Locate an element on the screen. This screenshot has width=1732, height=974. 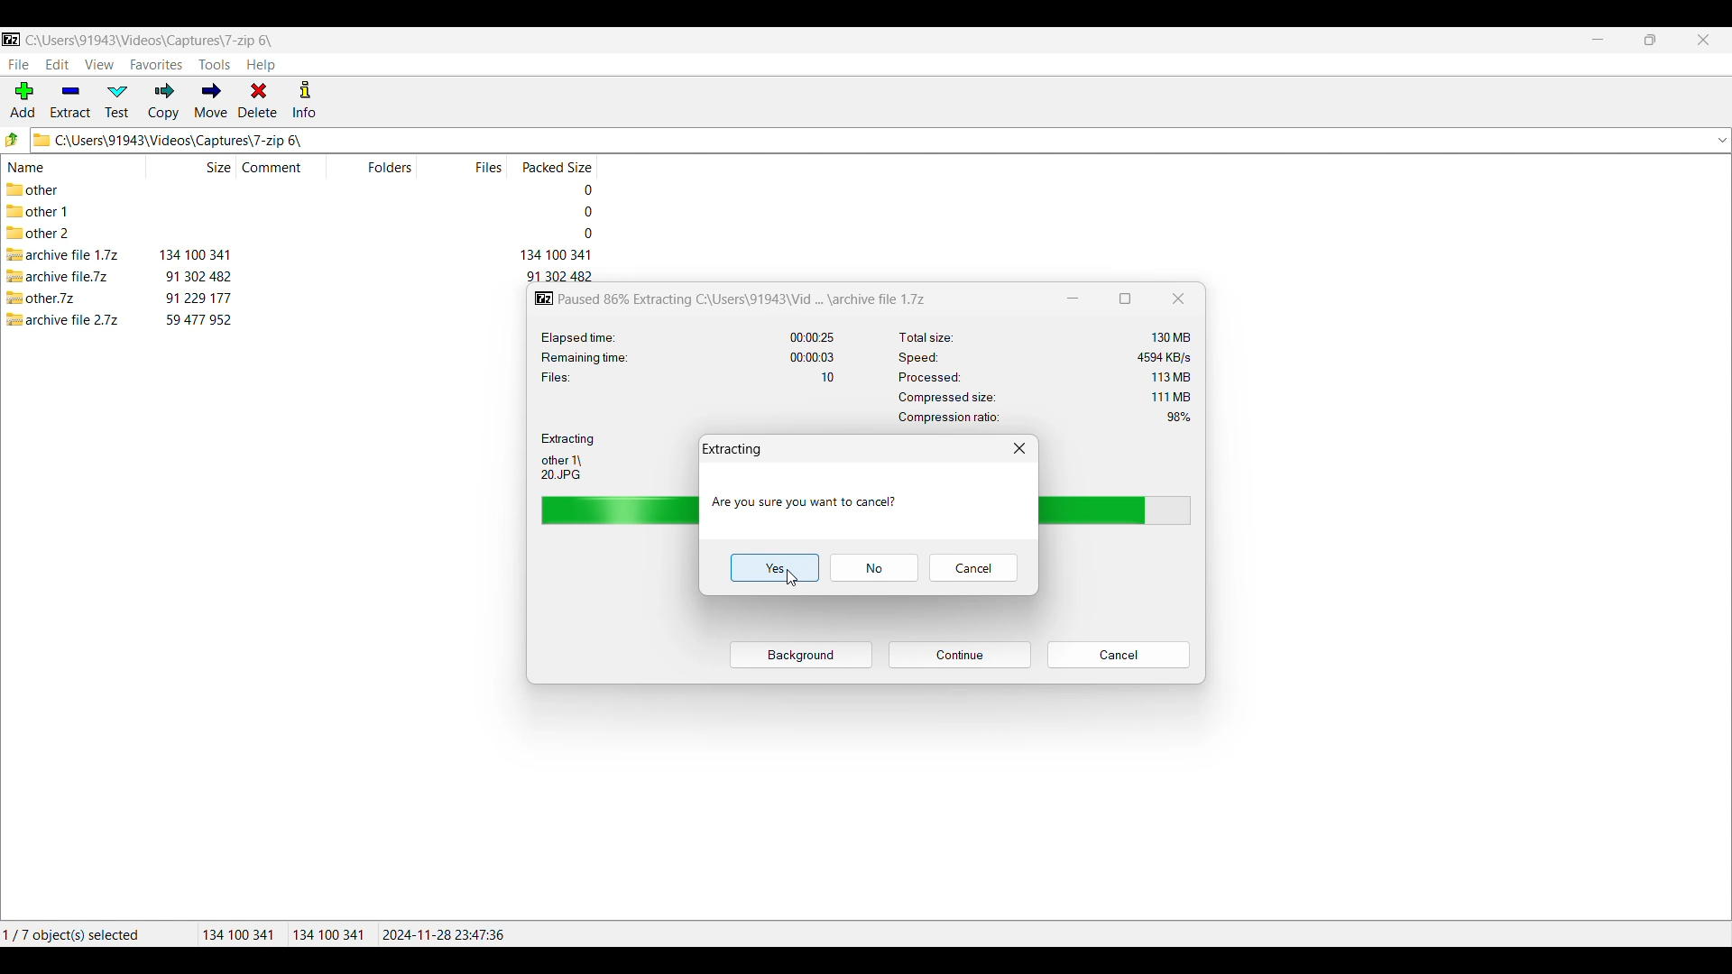
Pause is located at coordinates (960, 655).